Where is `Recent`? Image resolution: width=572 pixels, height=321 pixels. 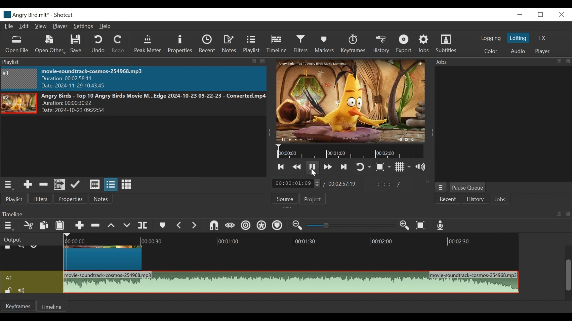
Recent is located at coordinates (207, 44).